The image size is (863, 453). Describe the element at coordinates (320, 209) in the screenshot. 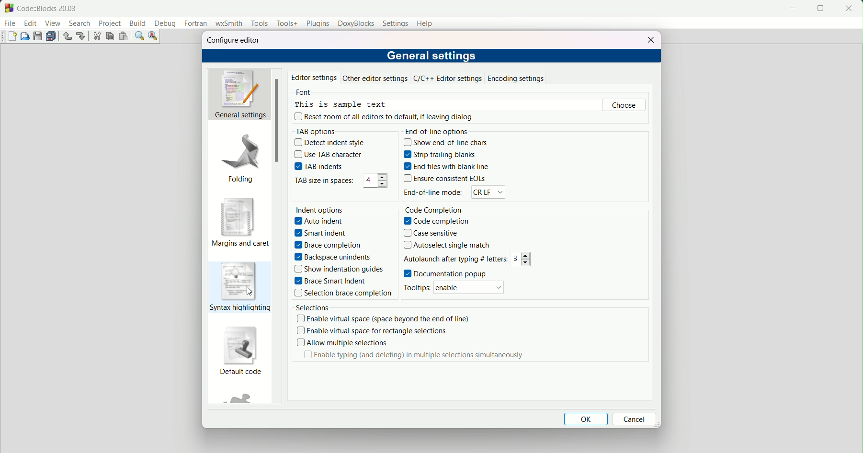

I see `Indent options` at that location.